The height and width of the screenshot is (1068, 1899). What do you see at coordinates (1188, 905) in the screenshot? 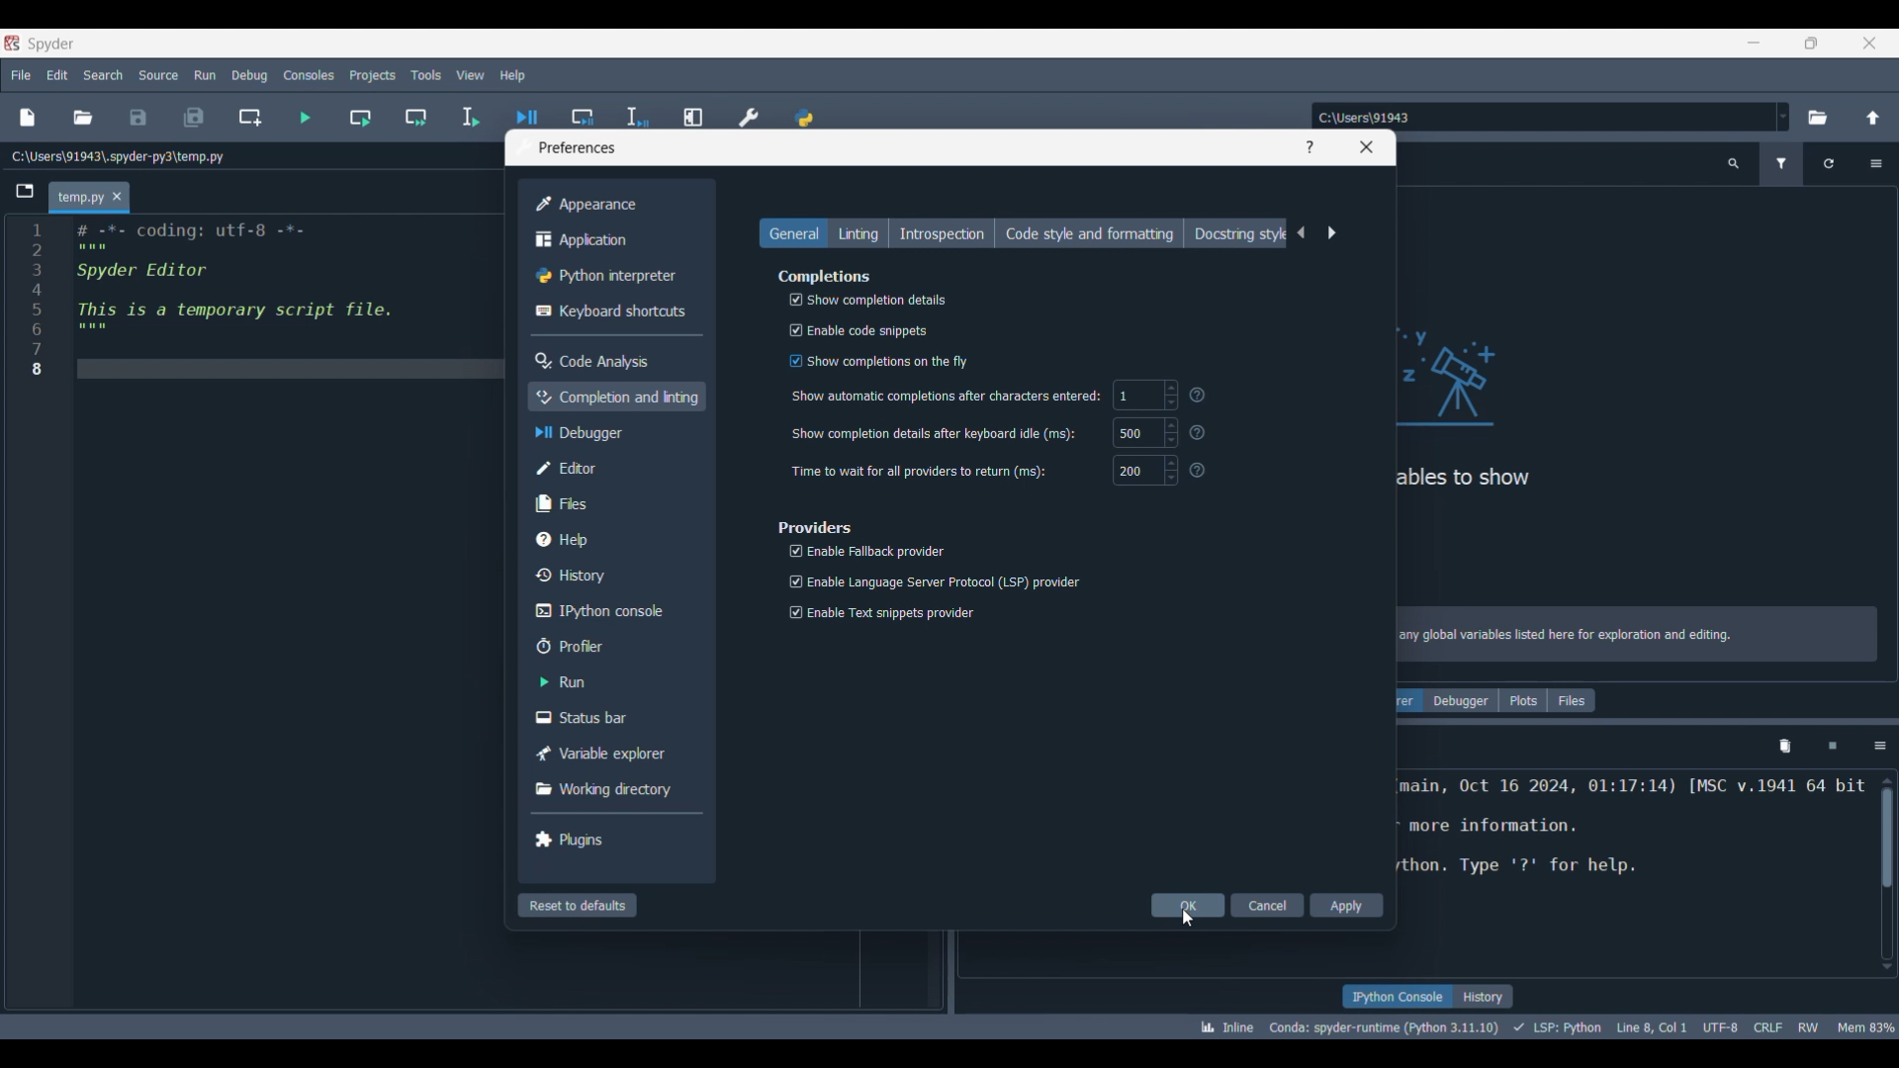
I see `OK` at bounding box center [1188, 905].